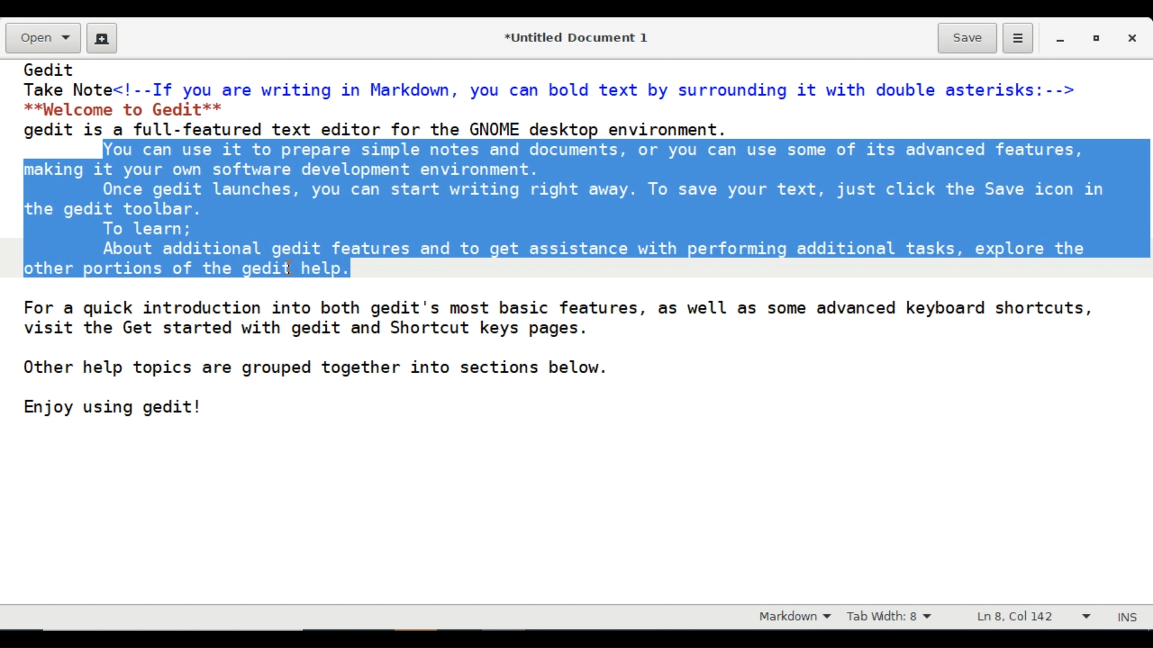 This screenshot has width=1153, height=648. I want to click on minimize, so click(1062, 38).